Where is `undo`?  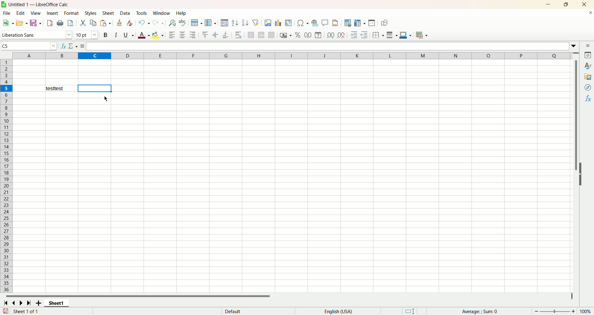
undo is located at coordinates (143, 23).